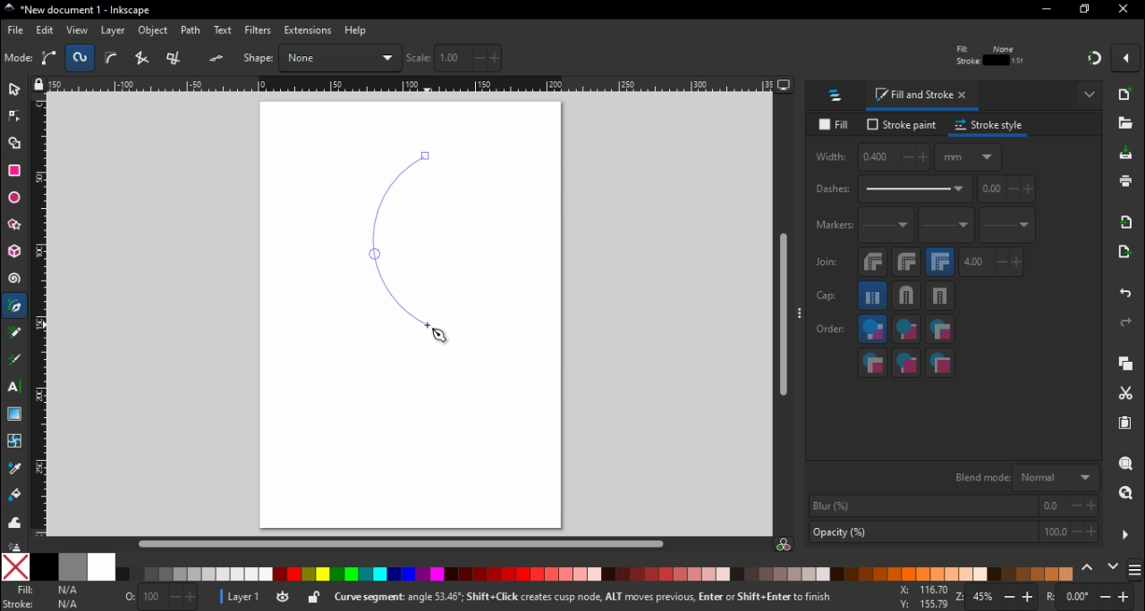  I want to click on order, so click(831, 331).